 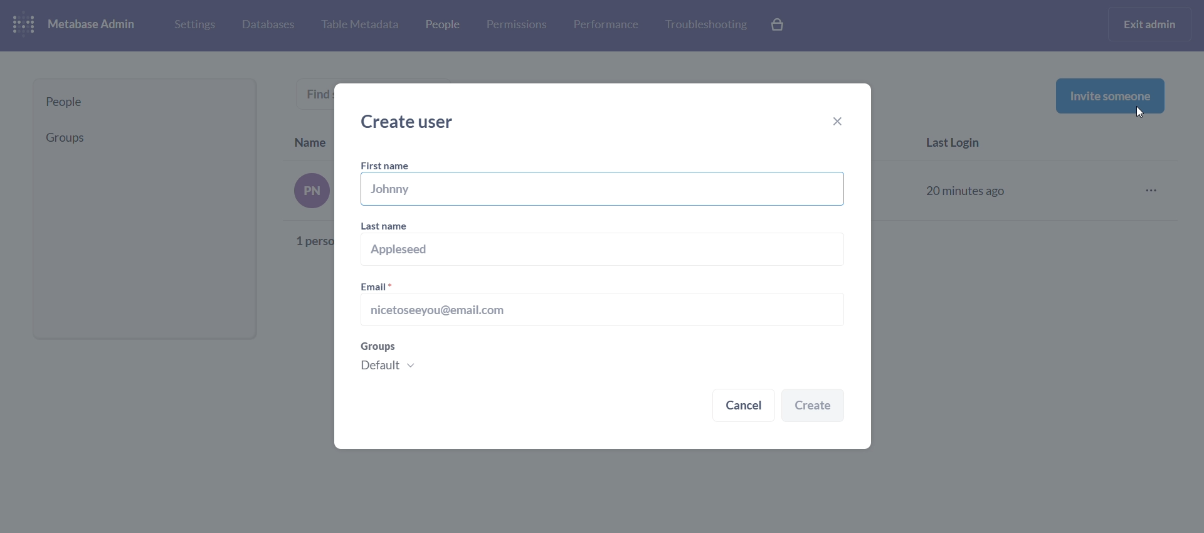 I want to click on exit admin, so click(x=1152, y=24).